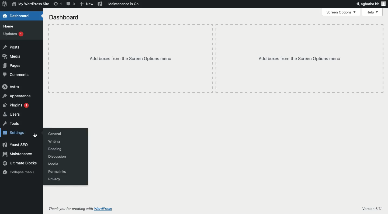  Describe the element at coordinates (65, 18) in the screenshot. I see `Dashboard` at that location.